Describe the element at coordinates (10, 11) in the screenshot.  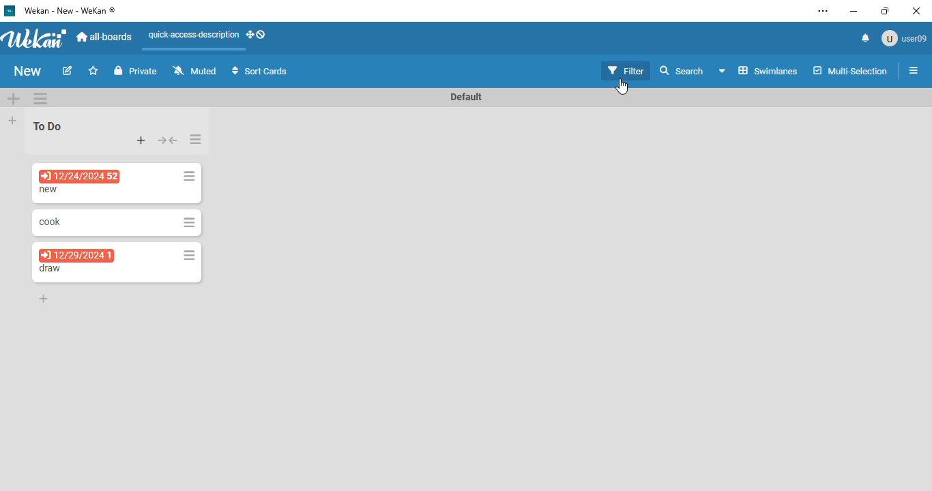
I see `logo` at that location.